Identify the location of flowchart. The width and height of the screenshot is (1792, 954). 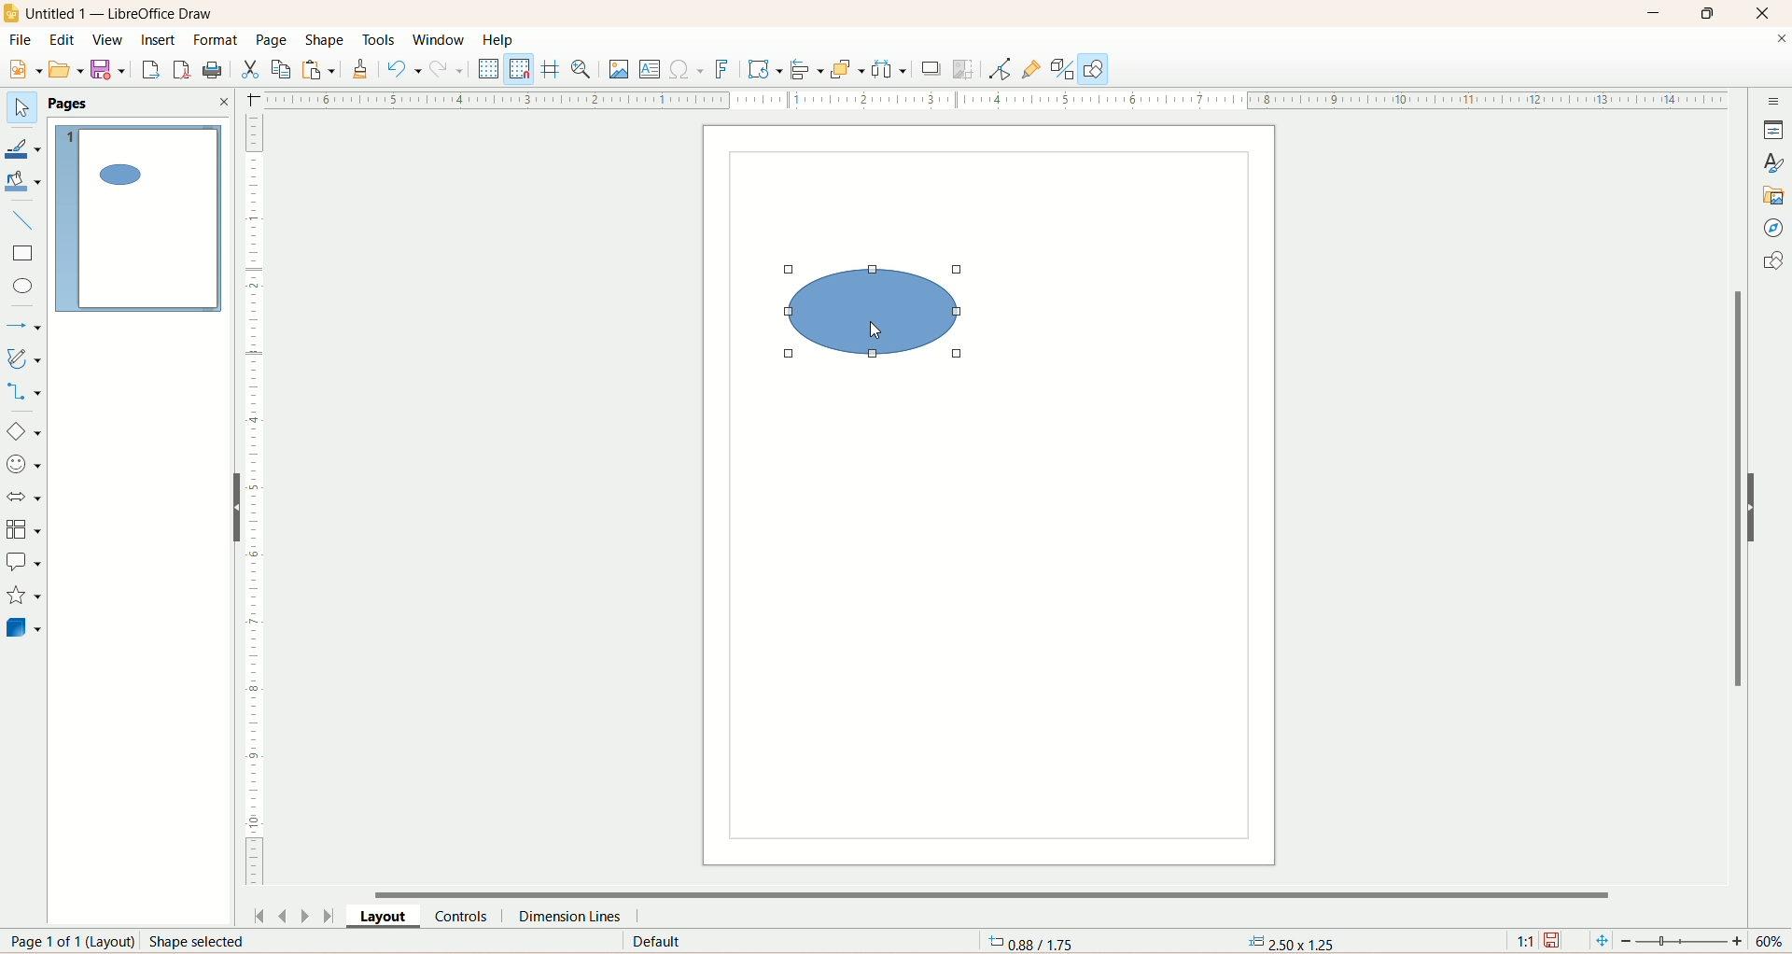
(24, 527).